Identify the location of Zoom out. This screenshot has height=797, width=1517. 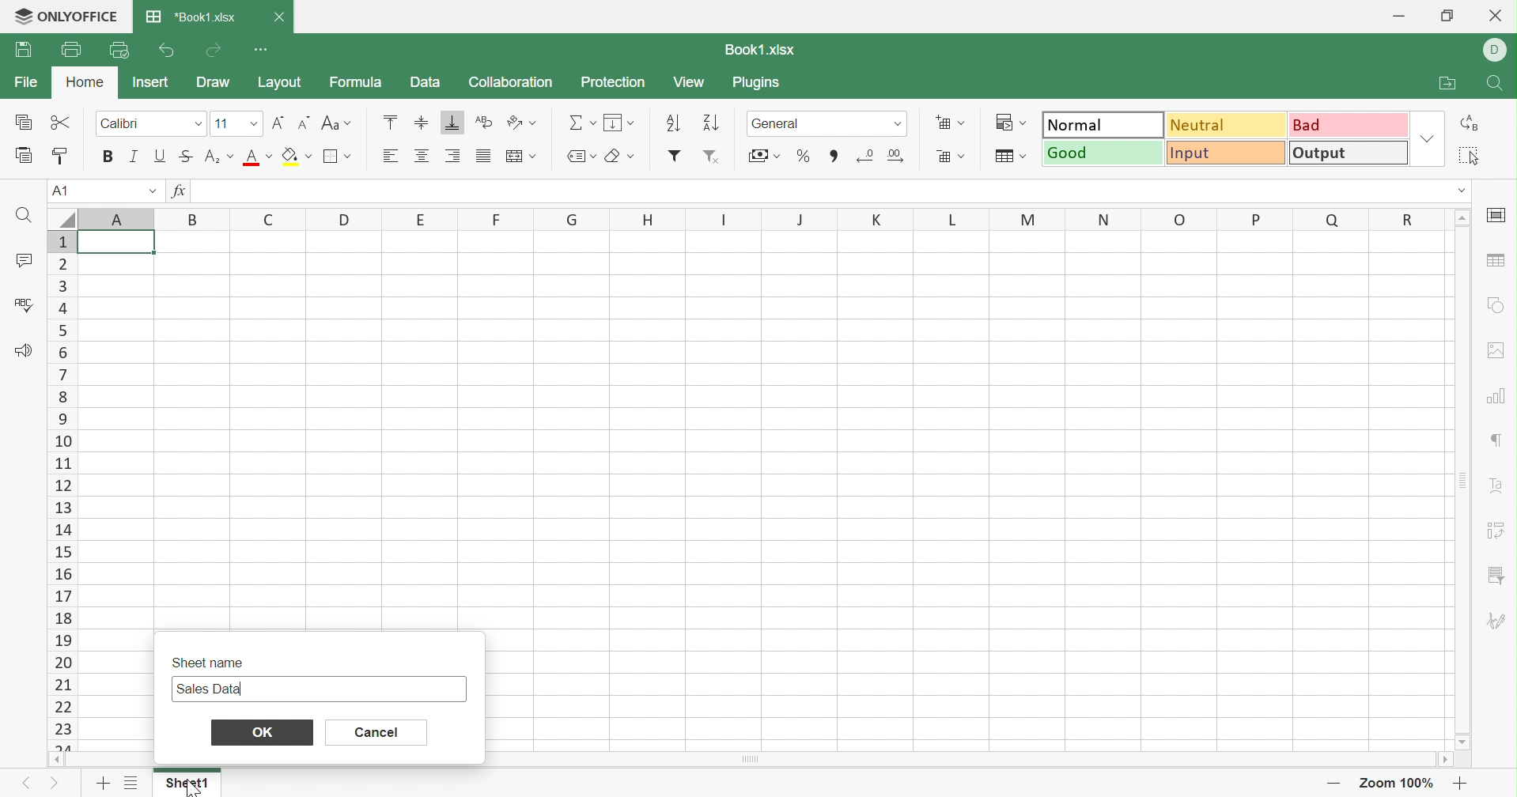
(1334, 782).